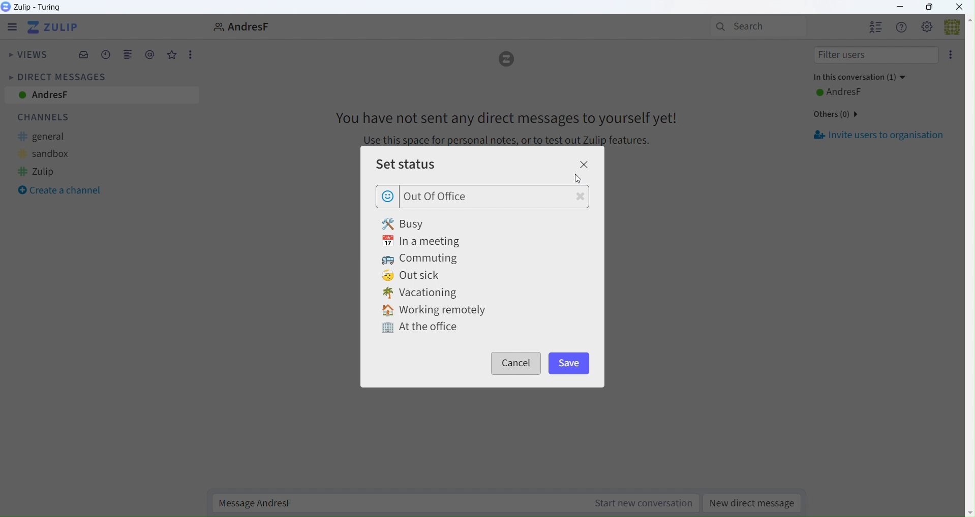  What do you see at coordinates (928, 28) in the screenshot?
I see `Settings` at bounding box center [928, 28].